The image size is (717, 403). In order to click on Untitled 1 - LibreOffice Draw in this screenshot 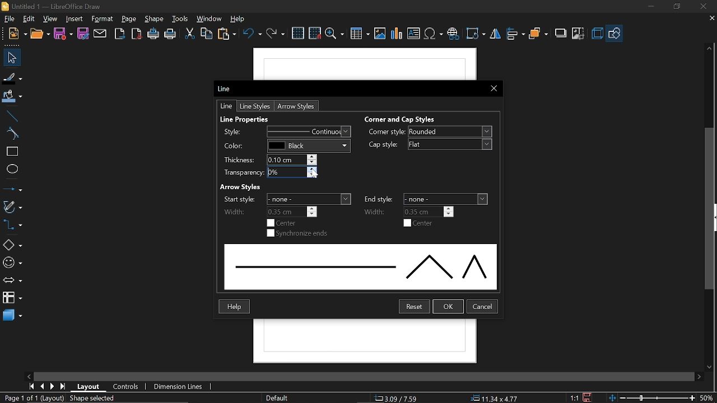, I will do `click(54, 6)`.